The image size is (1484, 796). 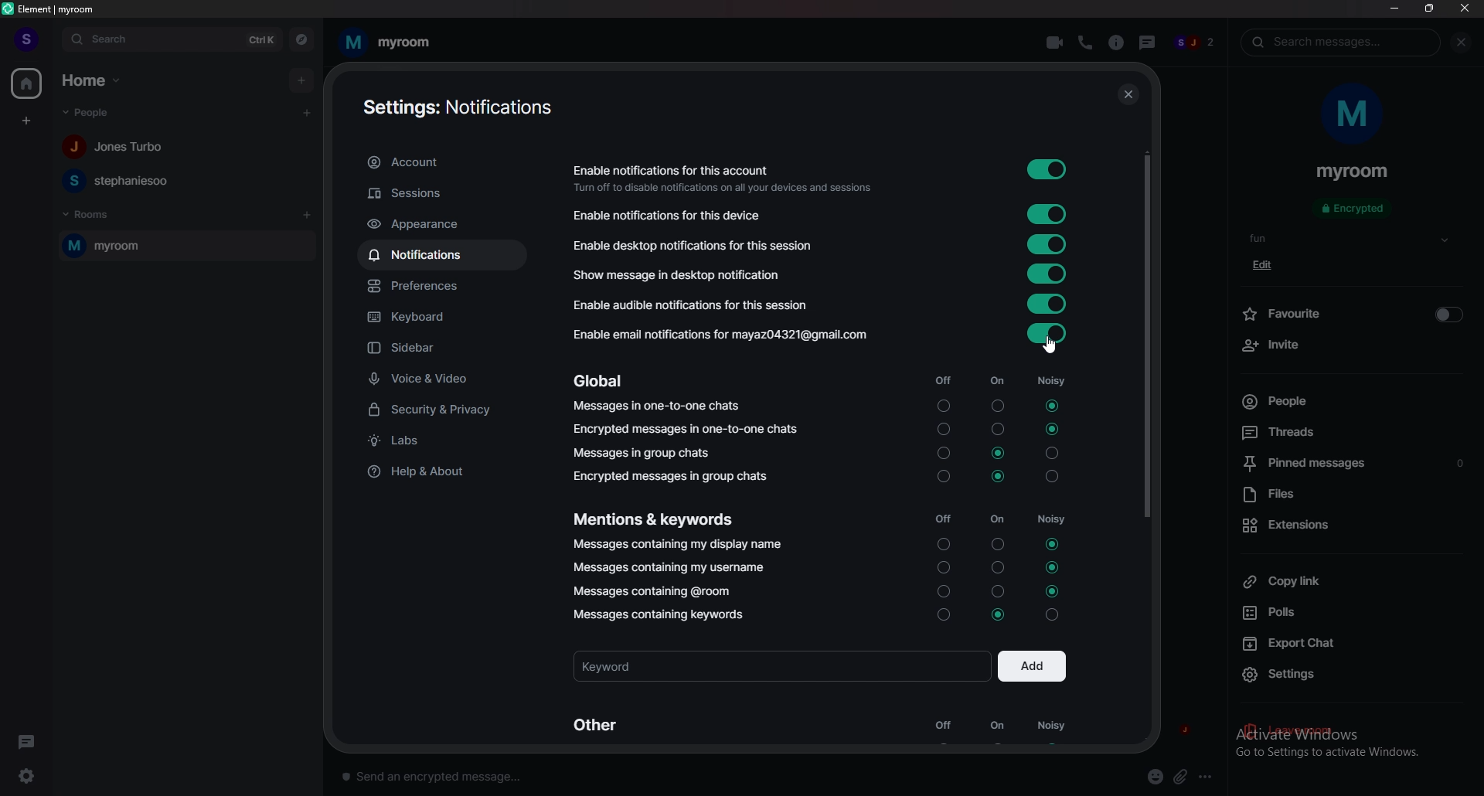 What do you see at coordinates (120, 180) in the screenshot?
I see `people` at bounding box center [120, 180].